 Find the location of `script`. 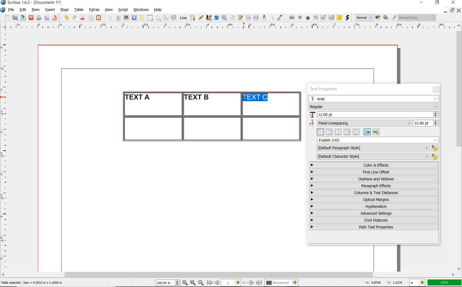

script is located at coordinates (123, 10).